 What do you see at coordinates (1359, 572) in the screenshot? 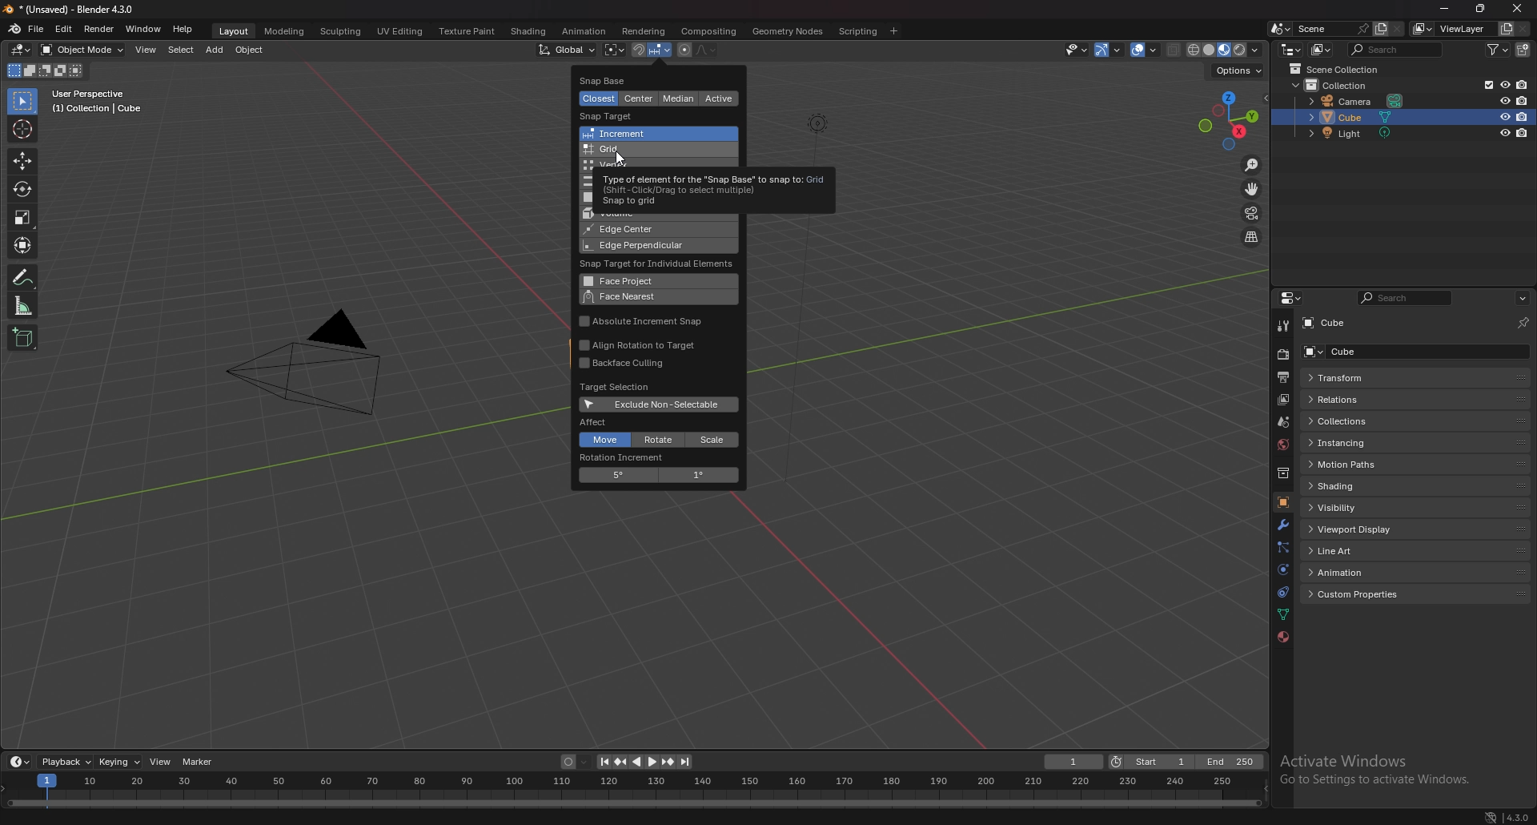
I see `animation` at bounding box center [1359, 572].